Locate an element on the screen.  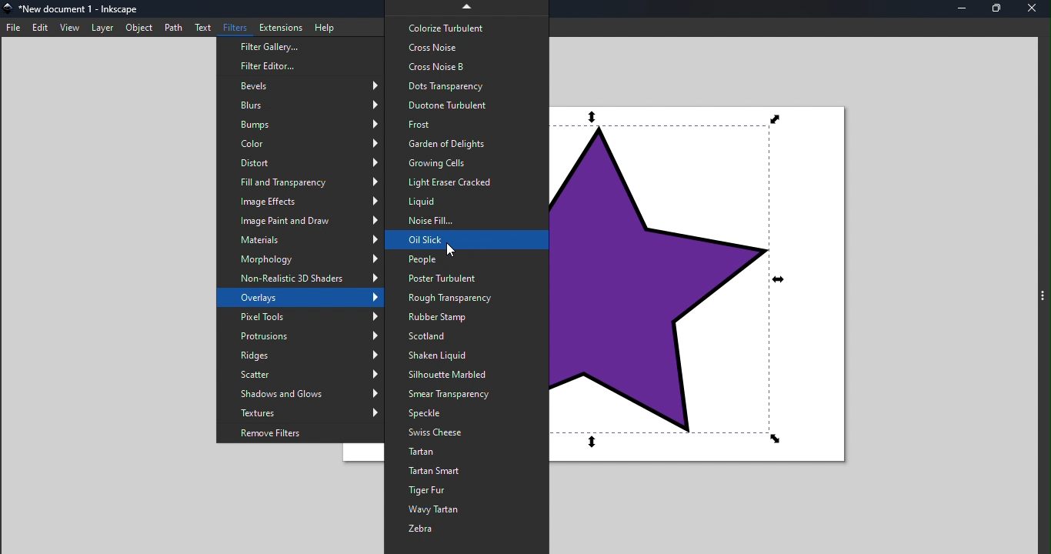
Filter is located at coordinates (233, 28).